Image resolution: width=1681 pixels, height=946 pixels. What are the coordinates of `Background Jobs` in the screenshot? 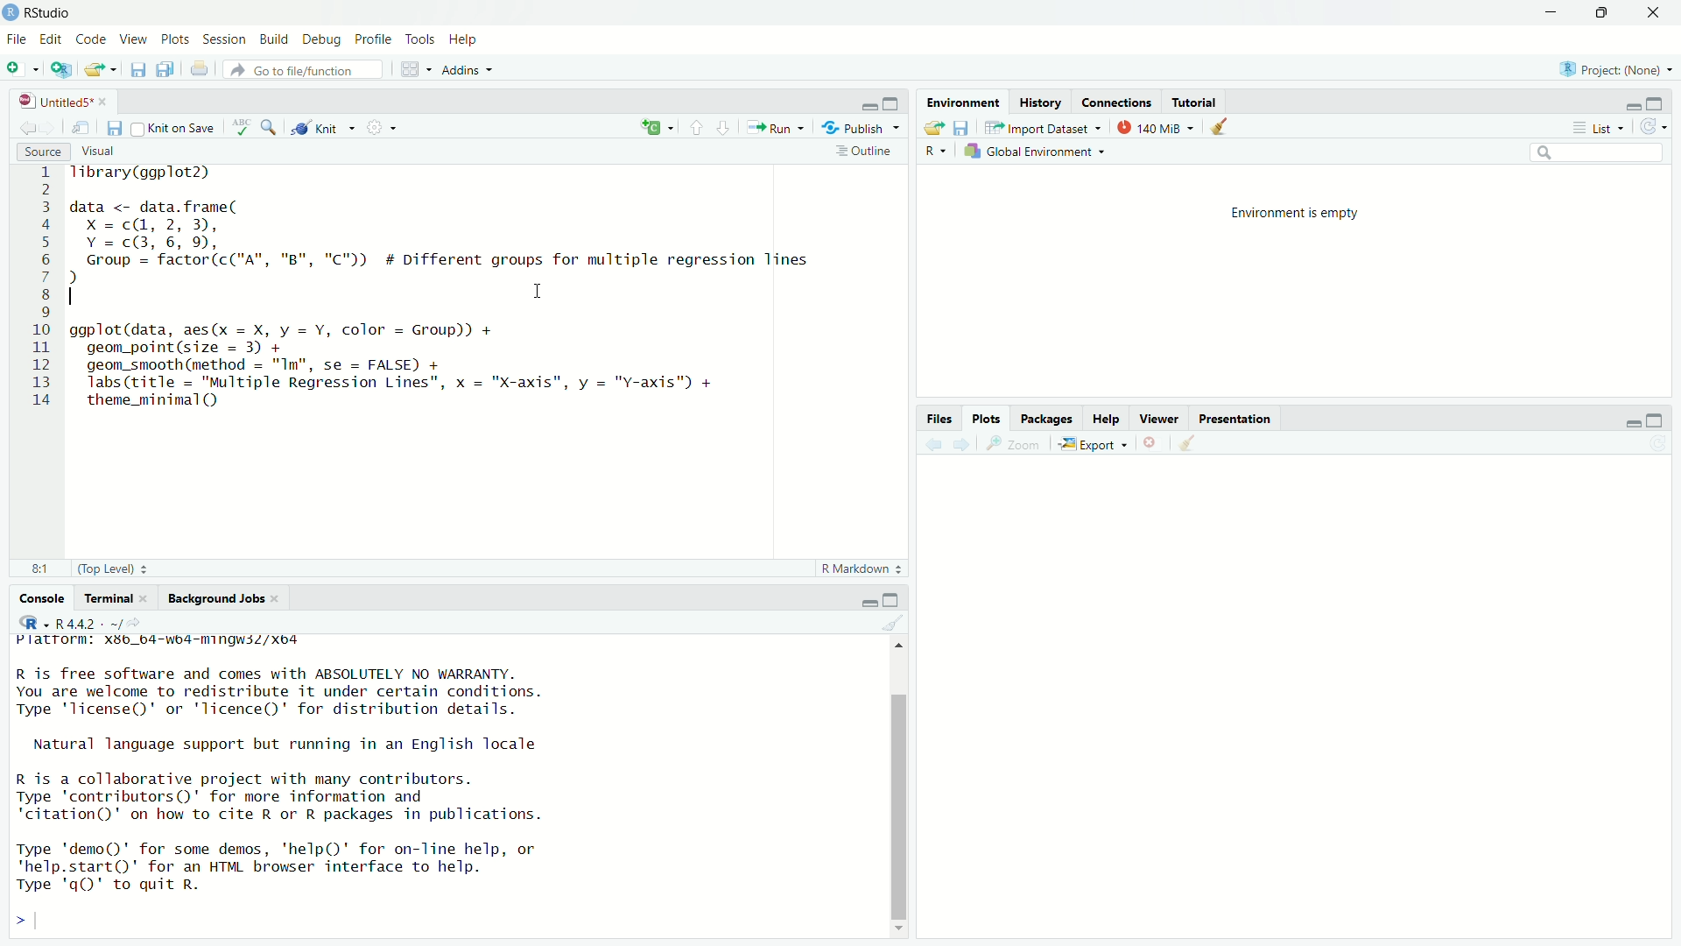 It's located at (213, 597).